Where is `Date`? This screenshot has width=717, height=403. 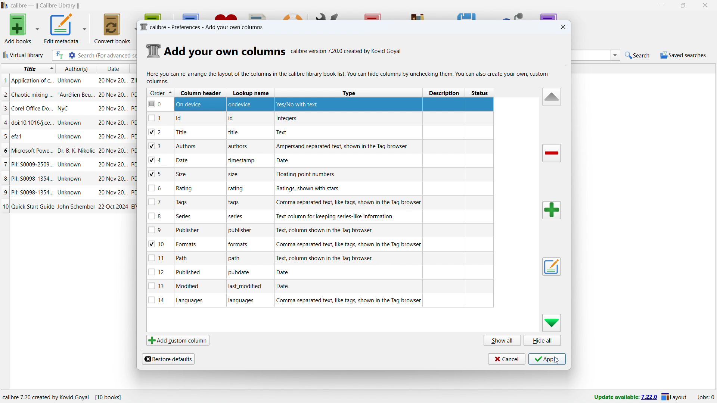 Date is located at coordinates (288, 160).